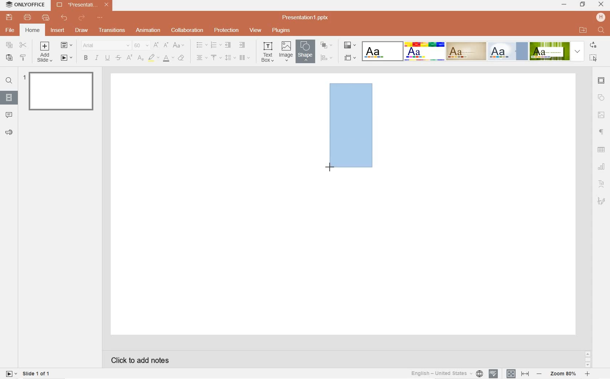 This screenshot has height=379, width=610. I want to click on Presentation1.pptx, so click(306, 17).